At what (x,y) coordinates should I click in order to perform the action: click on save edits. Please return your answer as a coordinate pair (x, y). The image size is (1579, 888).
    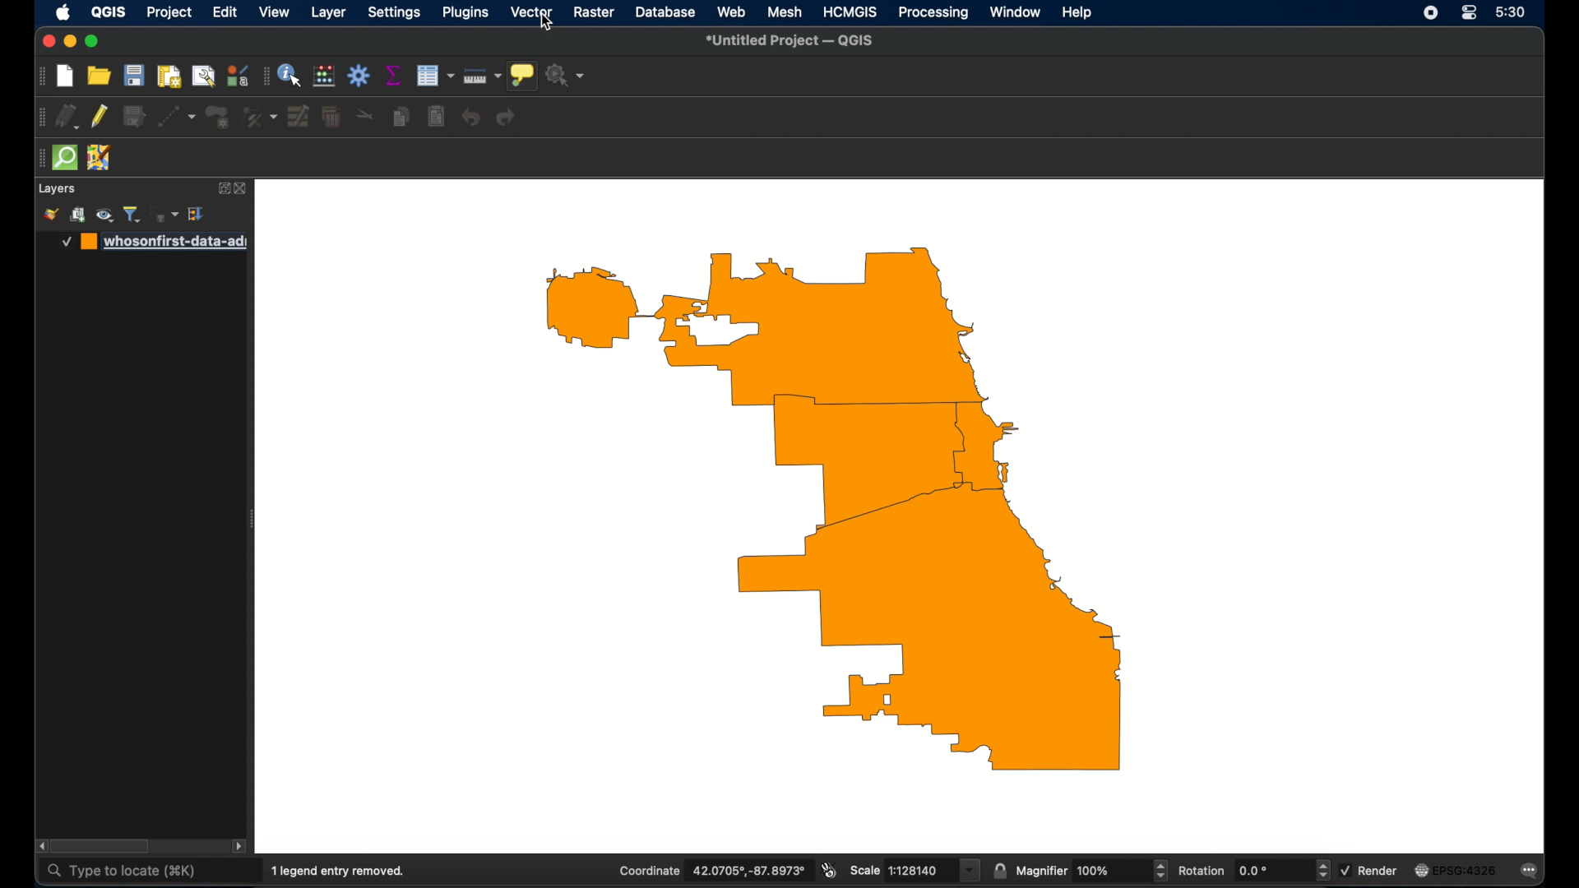
    Looking at the image, I should click on (132, 114).